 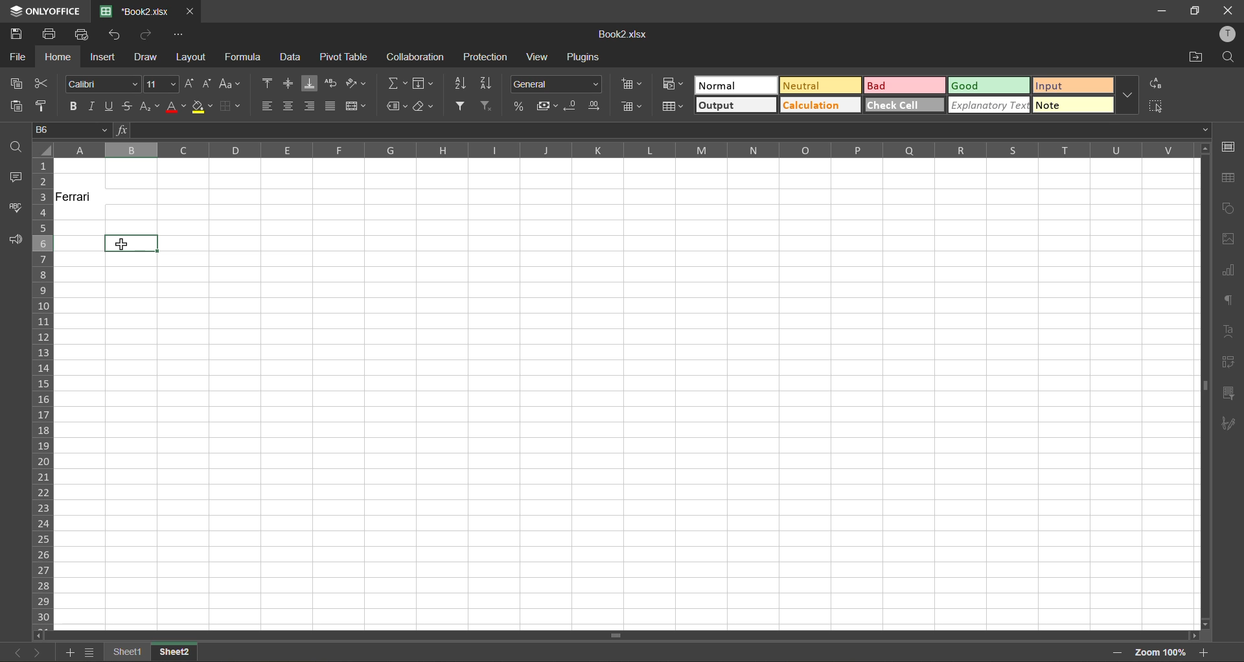 I want to click on signature, so click(x=1228, y=426).